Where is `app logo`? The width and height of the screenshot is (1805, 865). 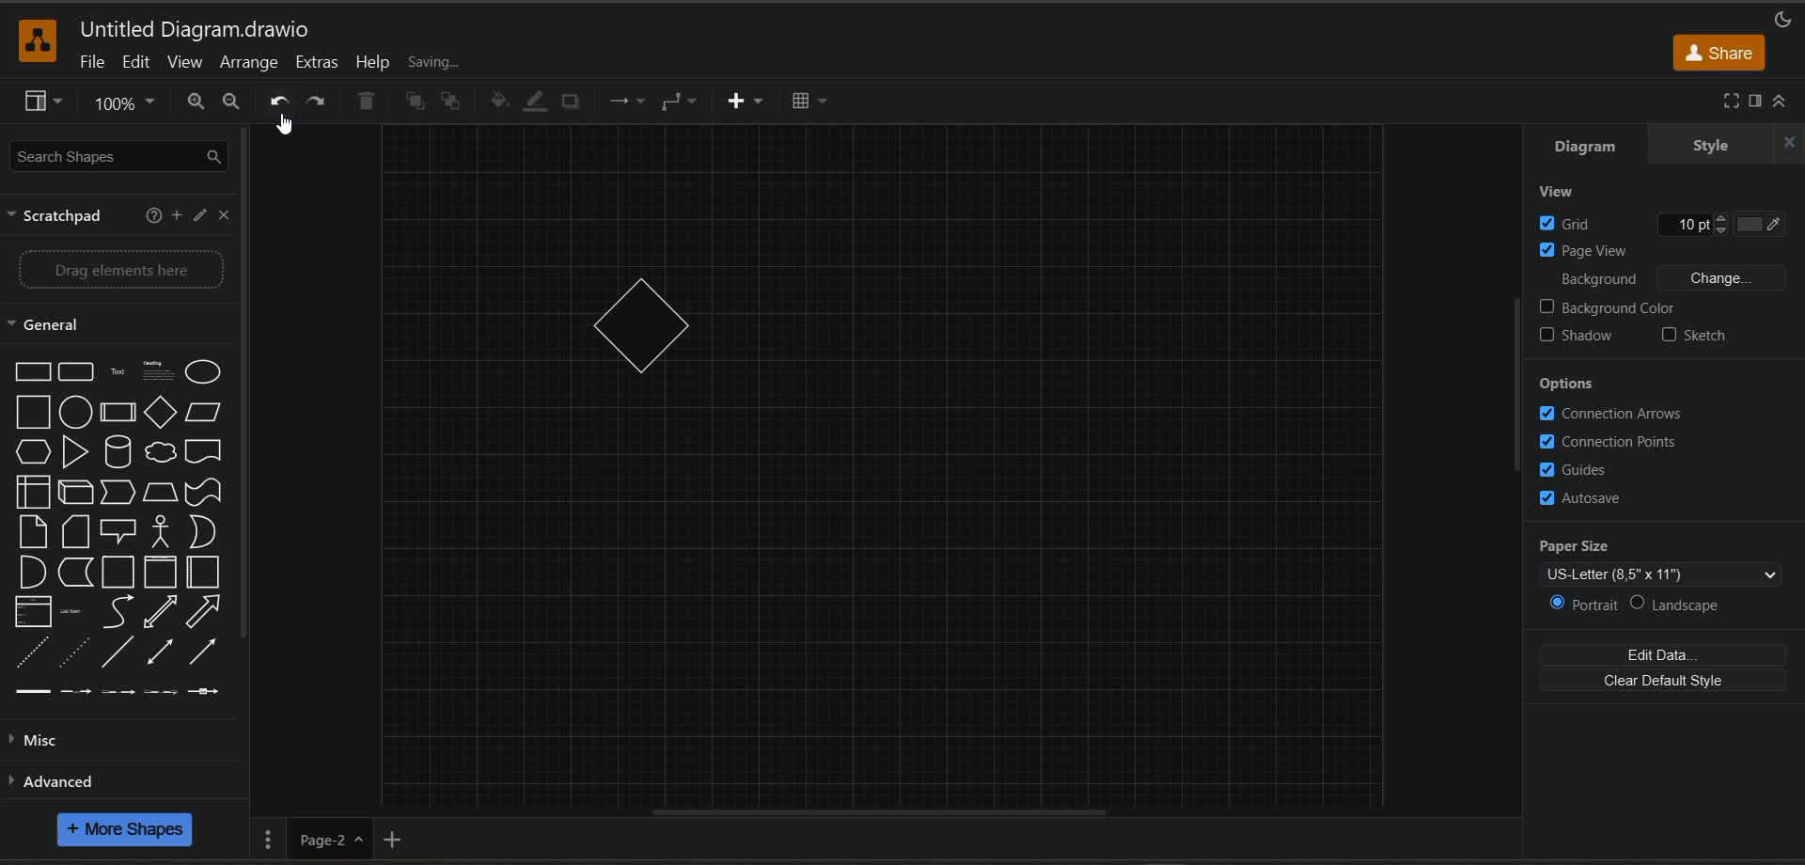
app logo is located at coordinates (42, 44).